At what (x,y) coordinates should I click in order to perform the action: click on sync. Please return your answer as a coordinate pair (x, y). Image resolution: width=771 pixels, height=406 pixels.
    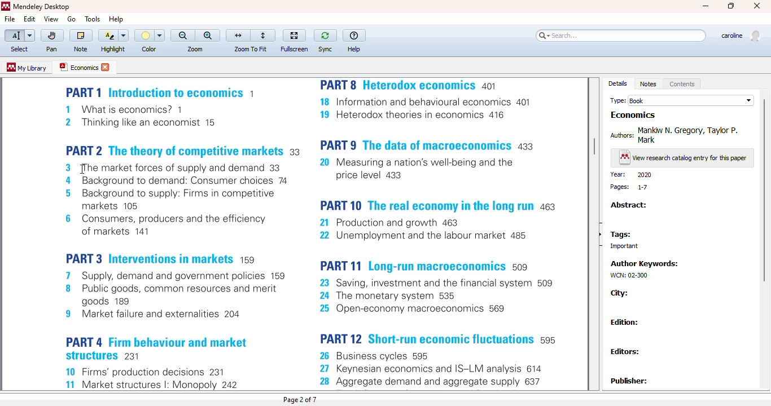
    Looking at the image, I should click on (326, 36).